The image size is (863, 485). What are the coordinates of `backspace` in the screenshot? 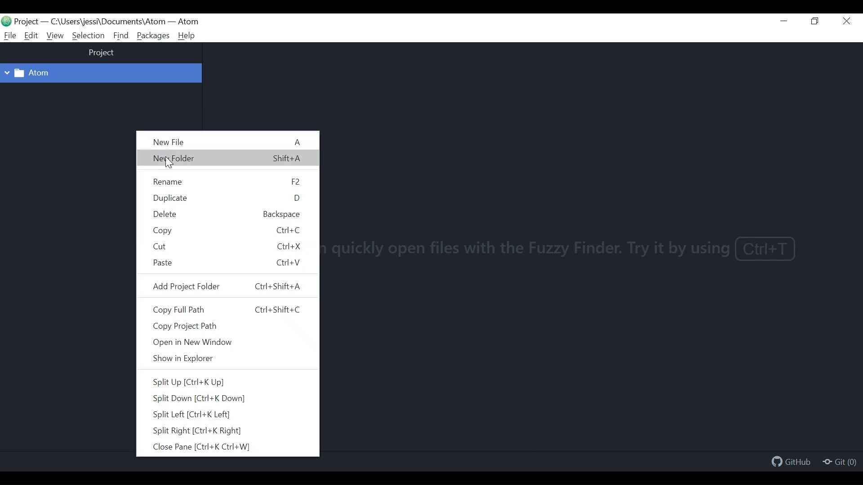 It's located at (280, 215).